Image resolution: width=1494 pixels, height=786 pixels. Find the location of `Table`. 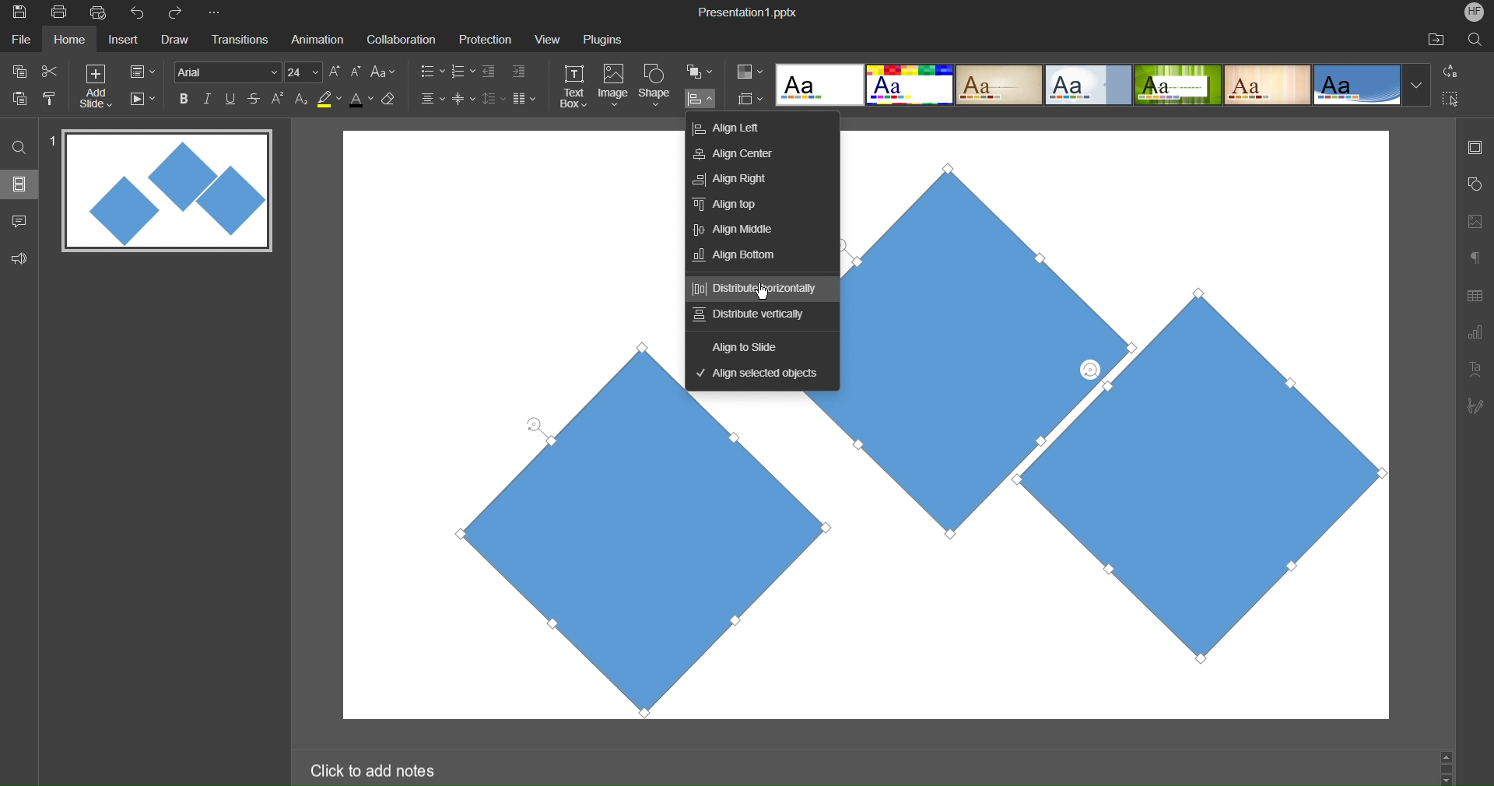

Table is located at coordinates (1475, 295).